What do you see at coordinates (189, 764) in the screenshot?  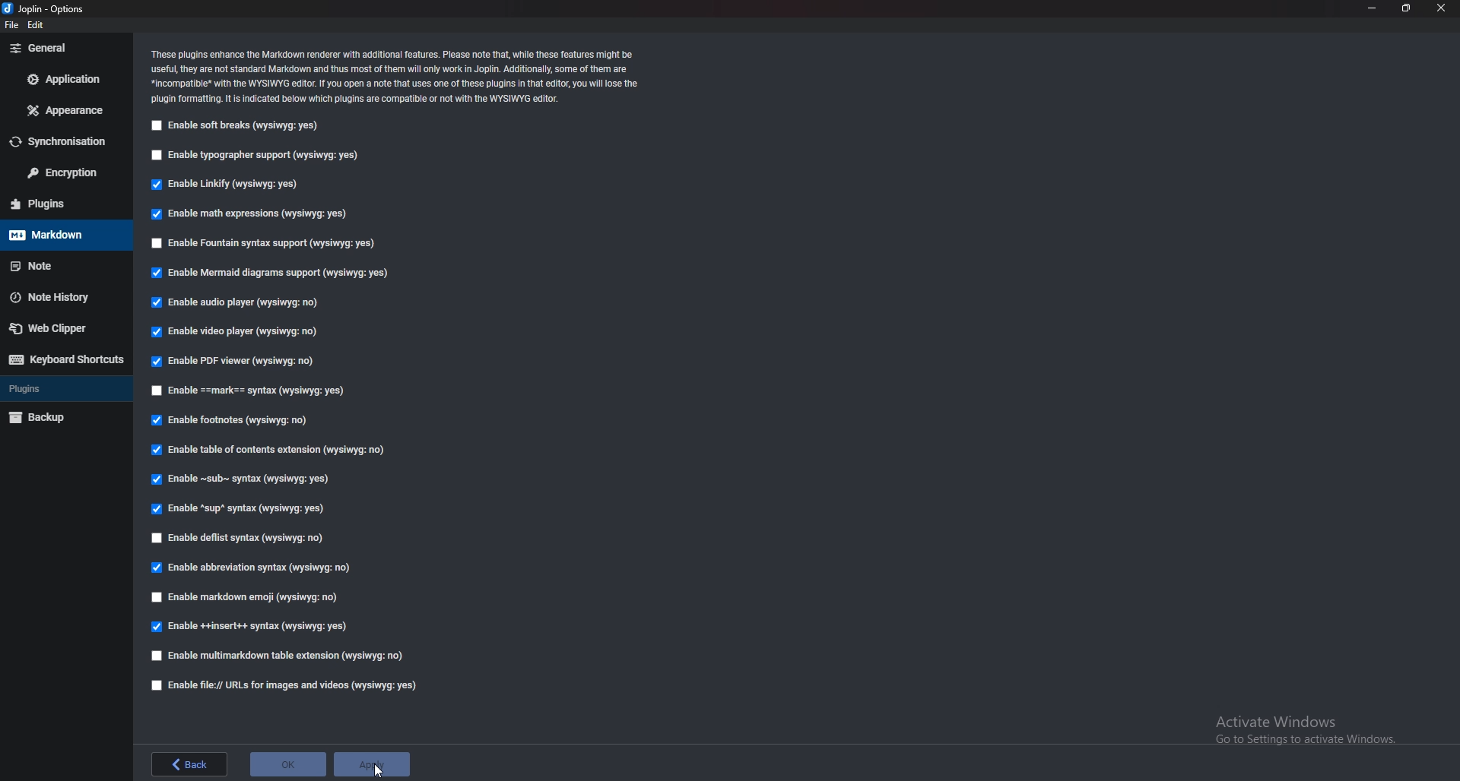 I see `back` at bounding box center [189, 764].